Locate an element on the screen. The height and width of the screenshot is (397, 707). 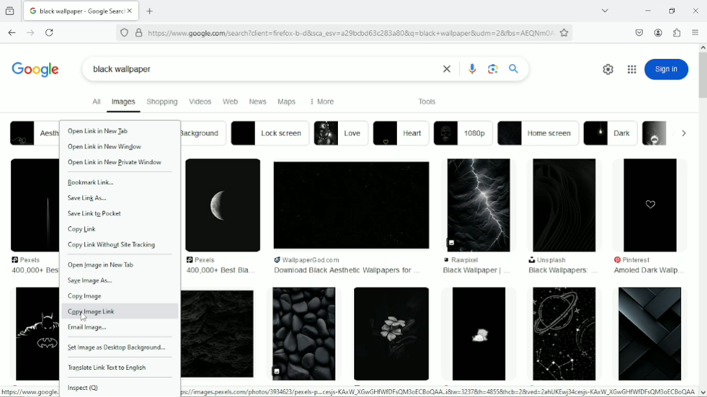
https://www.google.com/search client=firefox-b-d&sca_esv=a29bcbd63 c283a80&q back+wallpaper &udm=2&fbs=aeqnmoa is located at coordinates (350, 33).